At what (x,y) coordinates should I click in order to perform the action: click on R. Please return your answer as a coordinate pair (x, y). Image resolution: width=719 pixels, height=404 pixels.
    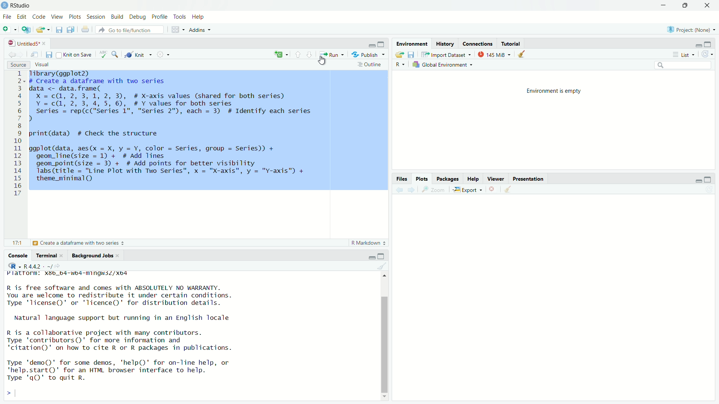
    Looking at the image, I should click on (400, 65).